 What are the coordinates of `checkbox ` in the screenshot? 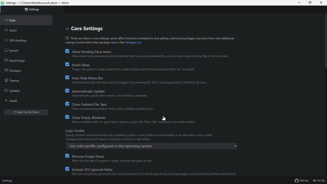 It's located at (64, 117).